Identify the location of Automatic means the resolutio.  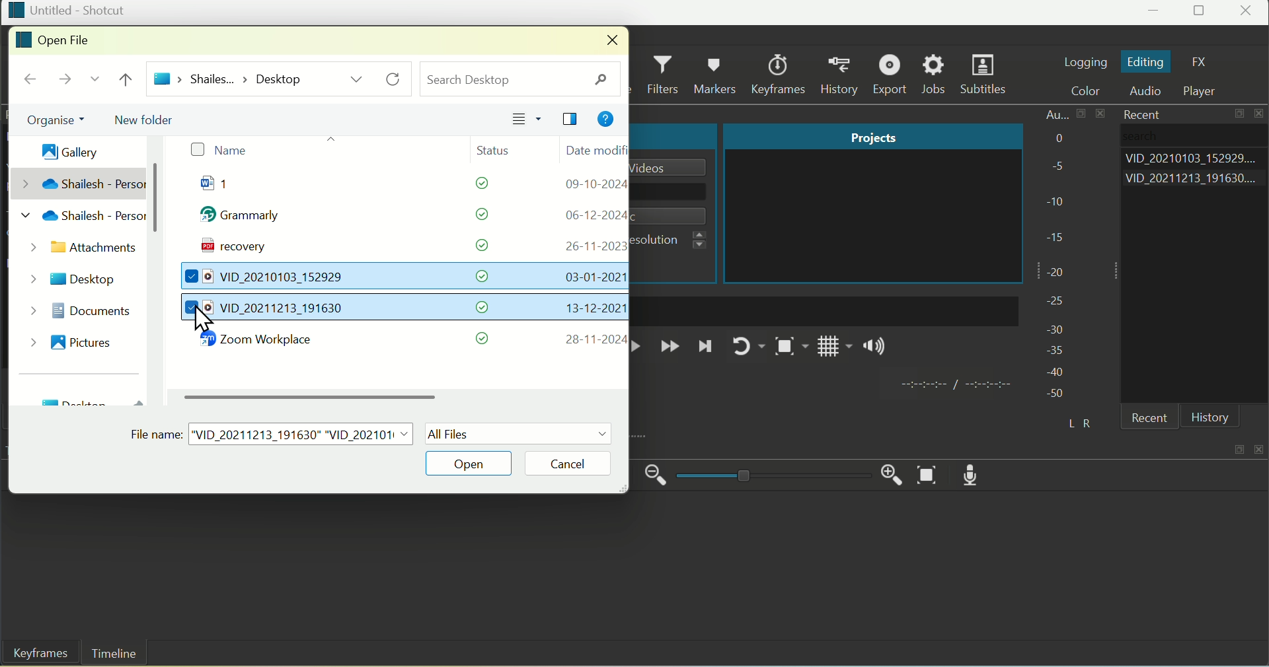
(675, 240).